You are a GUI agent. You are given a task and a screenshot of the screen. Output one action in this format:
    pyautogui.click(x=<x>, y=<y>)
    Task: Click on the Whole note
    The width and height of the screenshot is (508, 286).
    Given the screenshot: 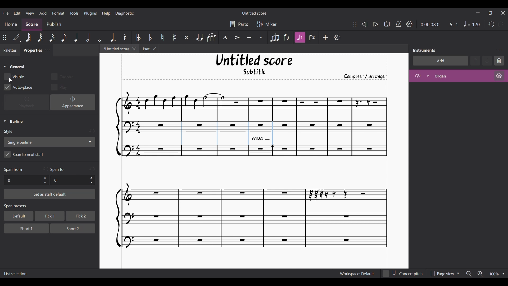 What is the action you would take?
    pyautogui.click(x=100, y=37)
    